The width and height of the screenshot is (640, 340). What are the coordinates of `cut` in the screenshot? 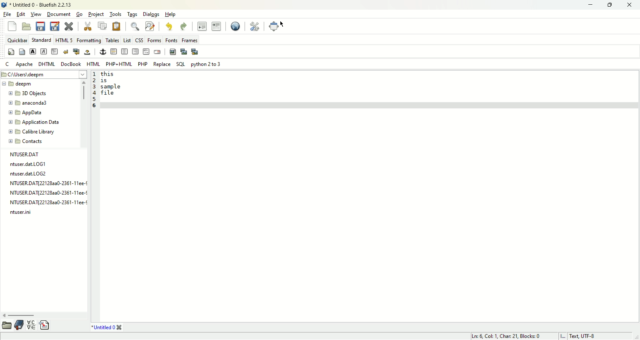 It's located at (88, 25).